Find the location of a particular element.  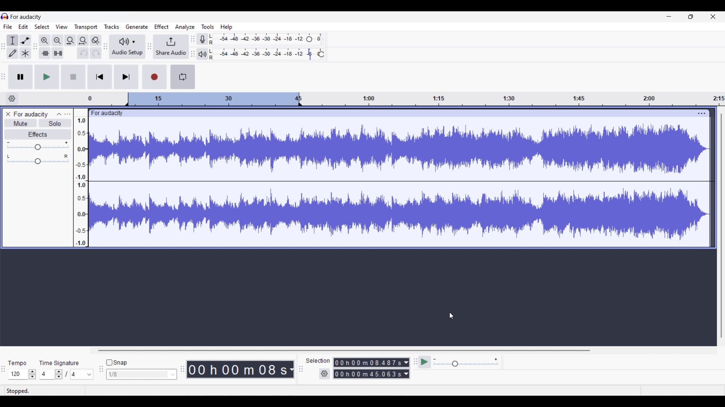

Help menu is located at coordinates (227, 28).